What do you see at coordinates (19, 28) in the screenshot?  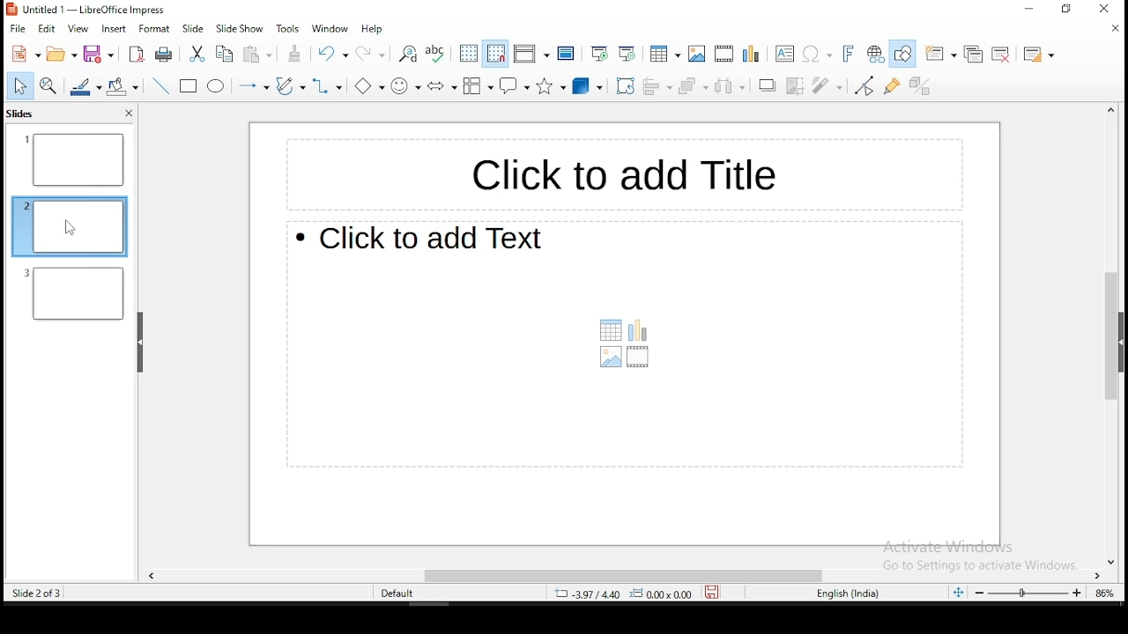 I see `file` at bounding box center [19, 28].